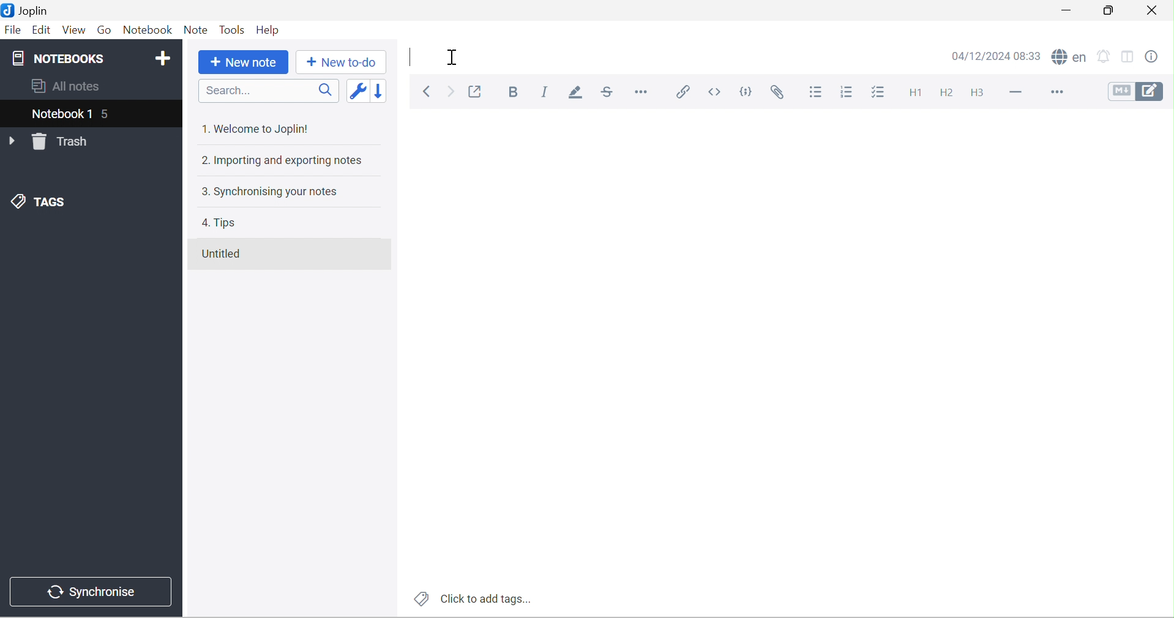 Image resolution: width=1174 pixels, height=618 pixels. I want to click on Note properties, so click(1159, 56).